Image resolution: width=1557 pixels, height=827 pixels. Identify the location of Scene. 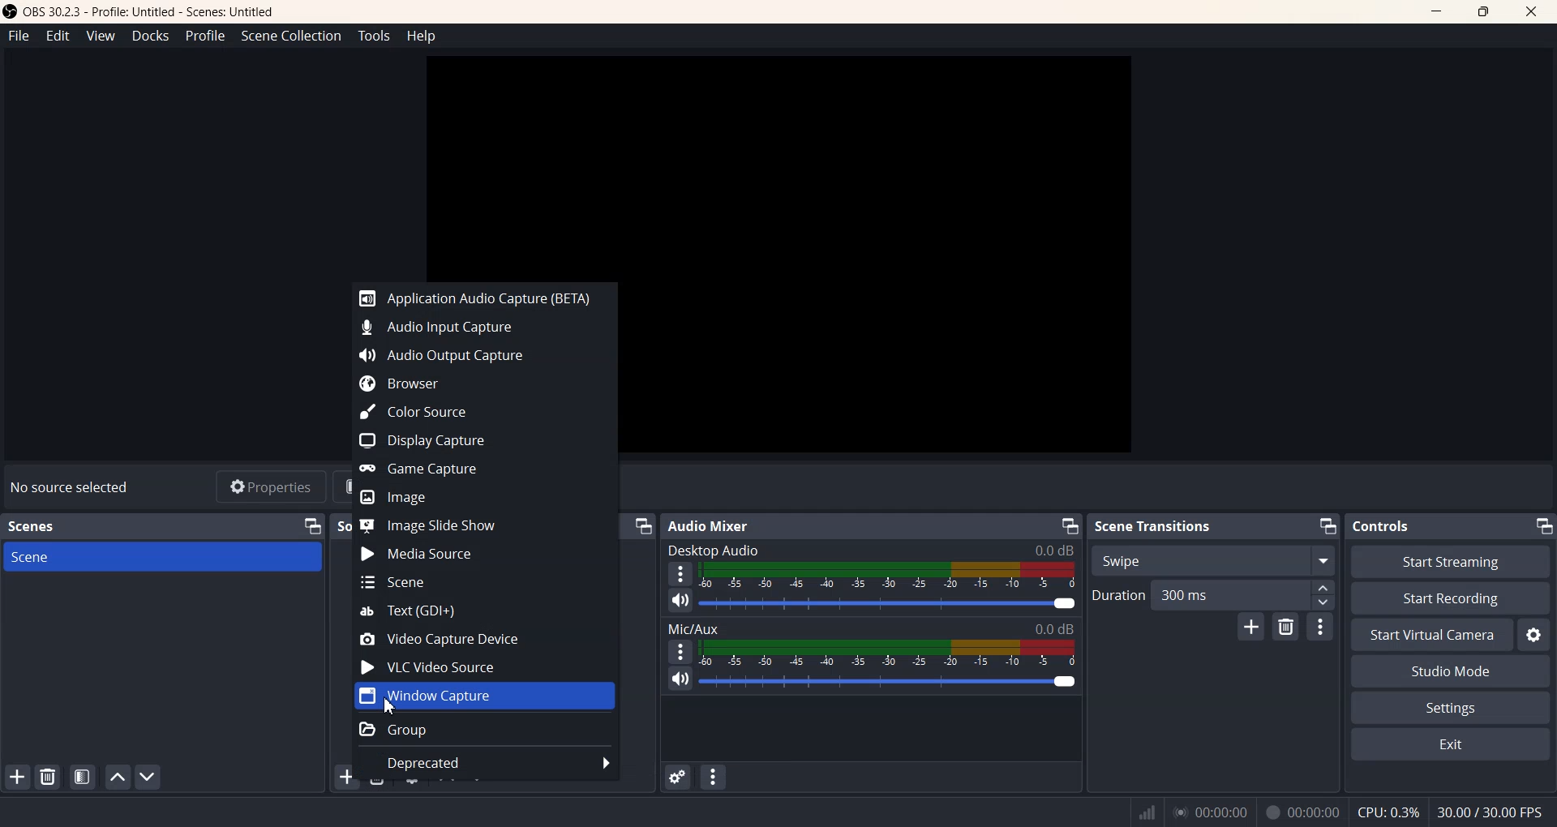
(482, 581).